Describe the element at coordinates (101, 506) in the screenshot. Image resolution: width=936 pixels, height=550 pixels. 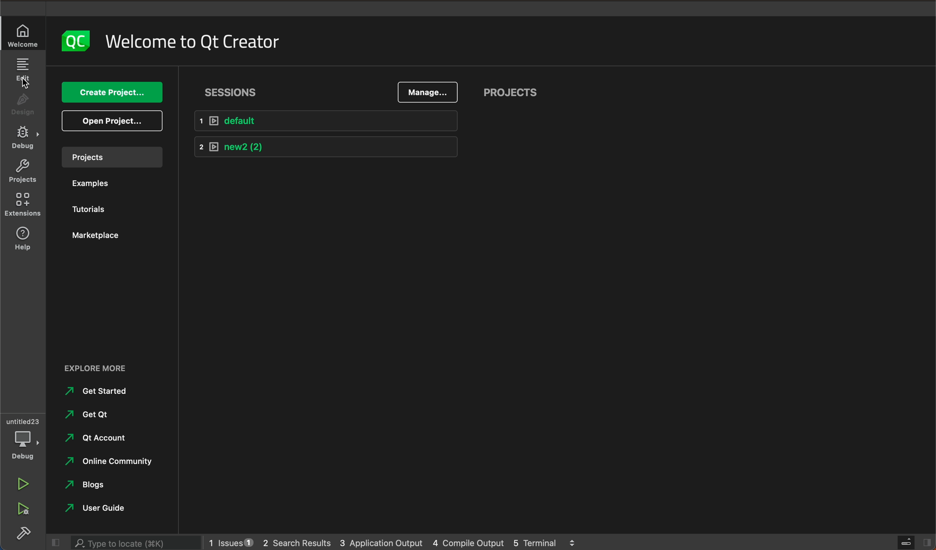
I see `user guide` at that location.